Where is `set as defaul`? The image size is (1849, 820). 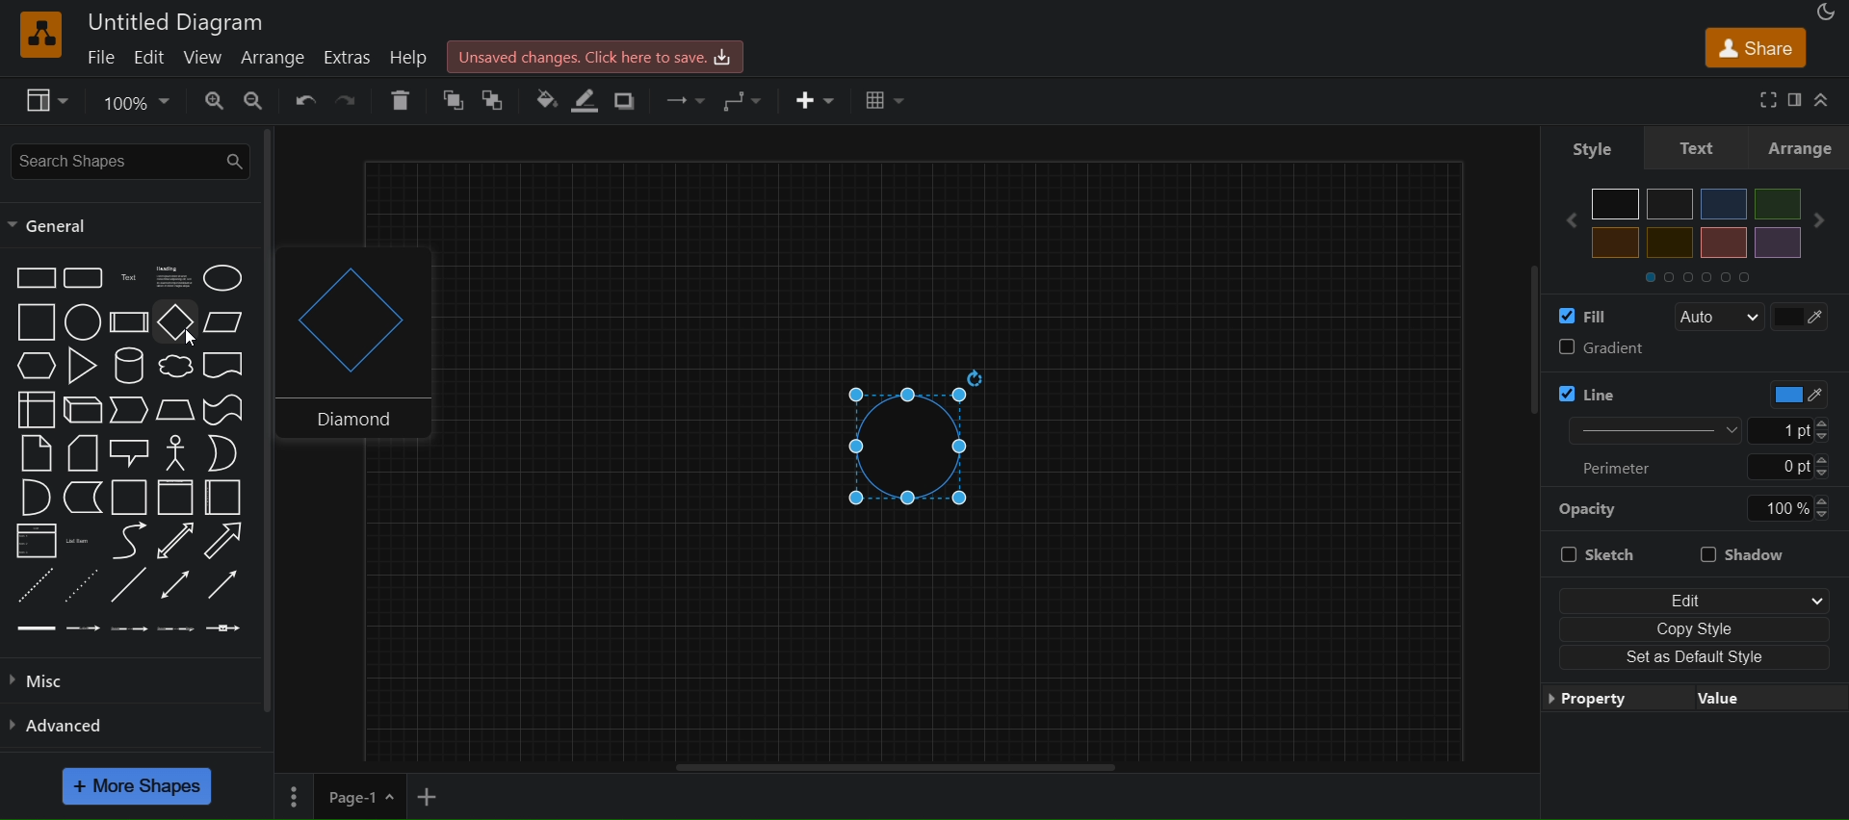 set as defaul is located at coordinates (1693, 654).